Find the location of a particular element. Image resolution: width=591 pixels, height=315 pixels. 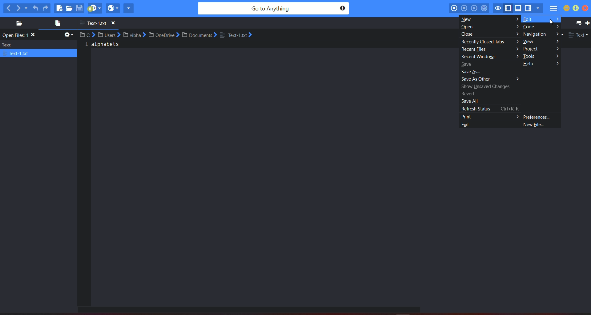

record macro is located at coordinates (454, 8).